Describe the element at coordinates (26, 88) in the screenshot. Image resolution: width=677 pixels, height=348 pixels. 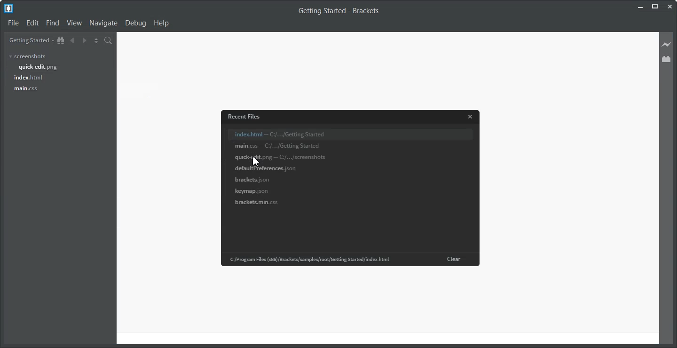
I see `main.css` at that location.